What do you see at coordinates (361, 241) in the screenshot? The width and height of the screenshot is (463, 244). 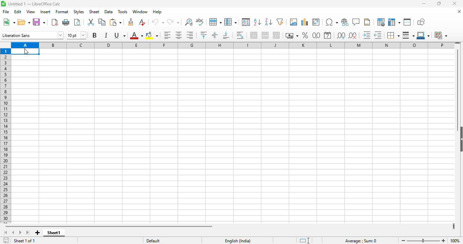 I see `formula` at bounding box center [361, 241].